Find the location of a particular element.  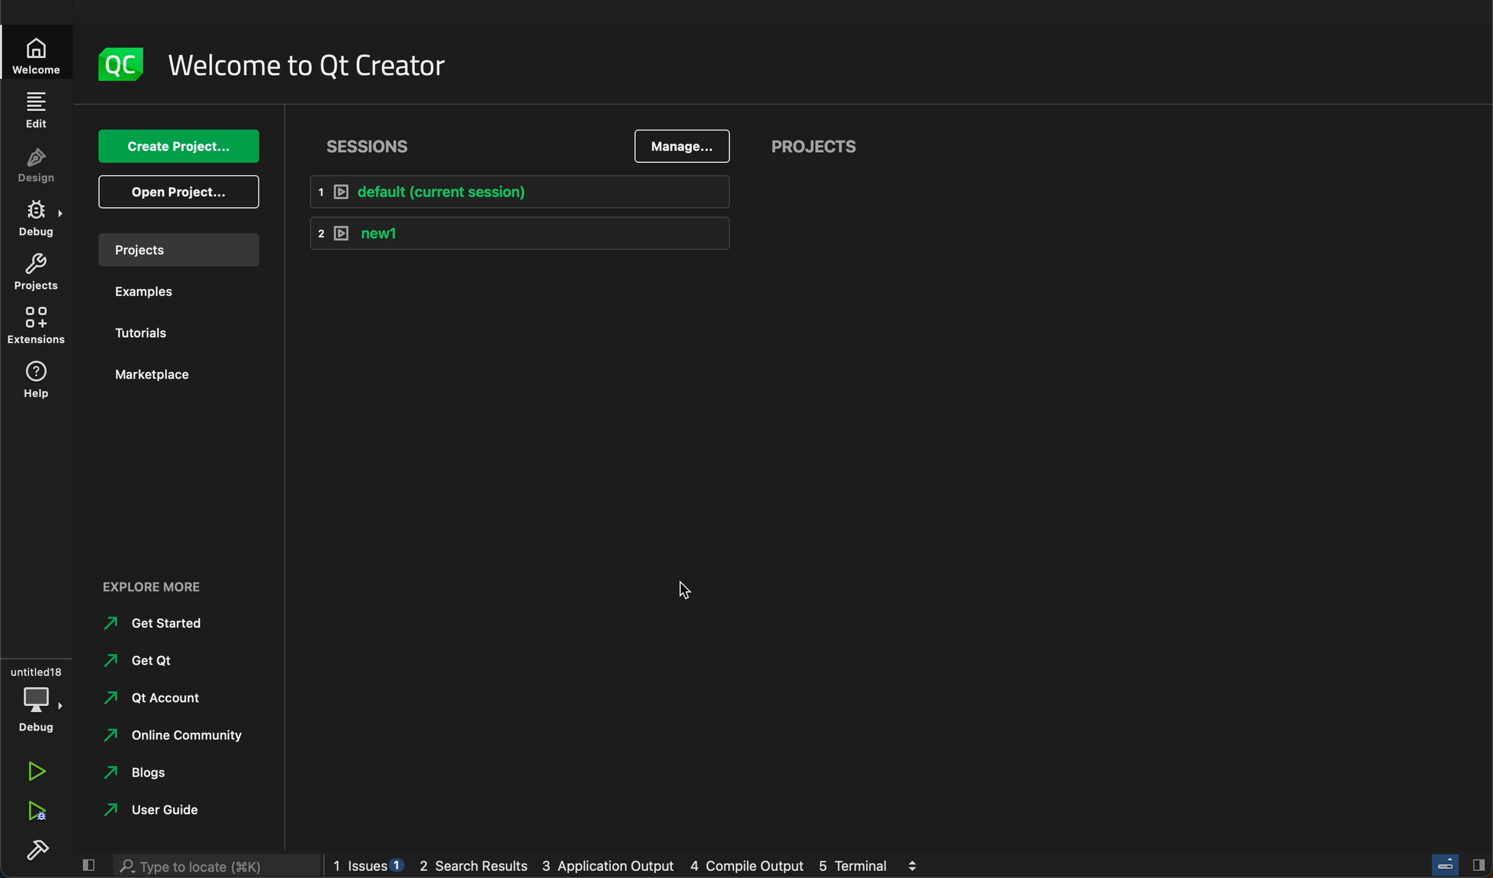

projects is located at coordinates (178, 249).